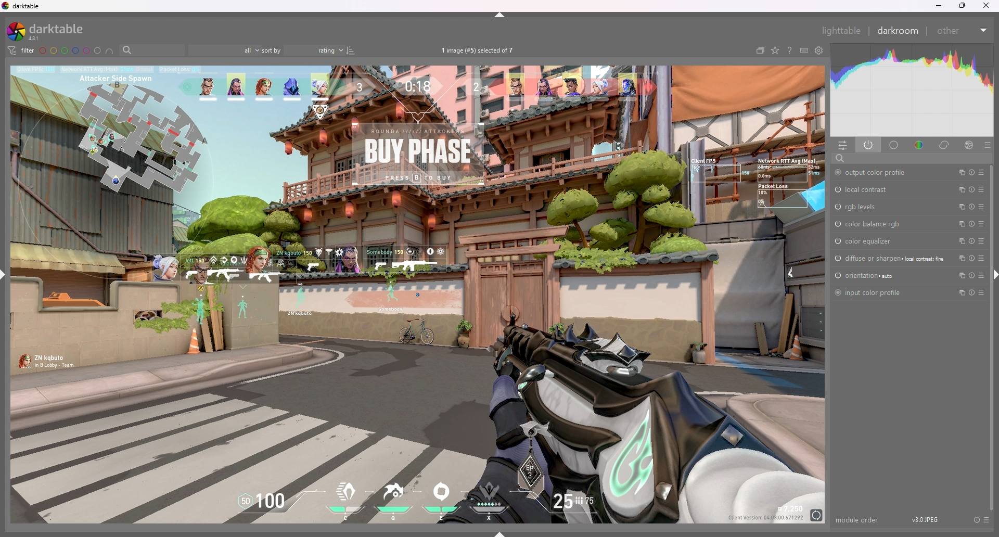 The height and width of the screenshot is (537, 999). I want to click on keyboard shortcuts, so click(804, 50).